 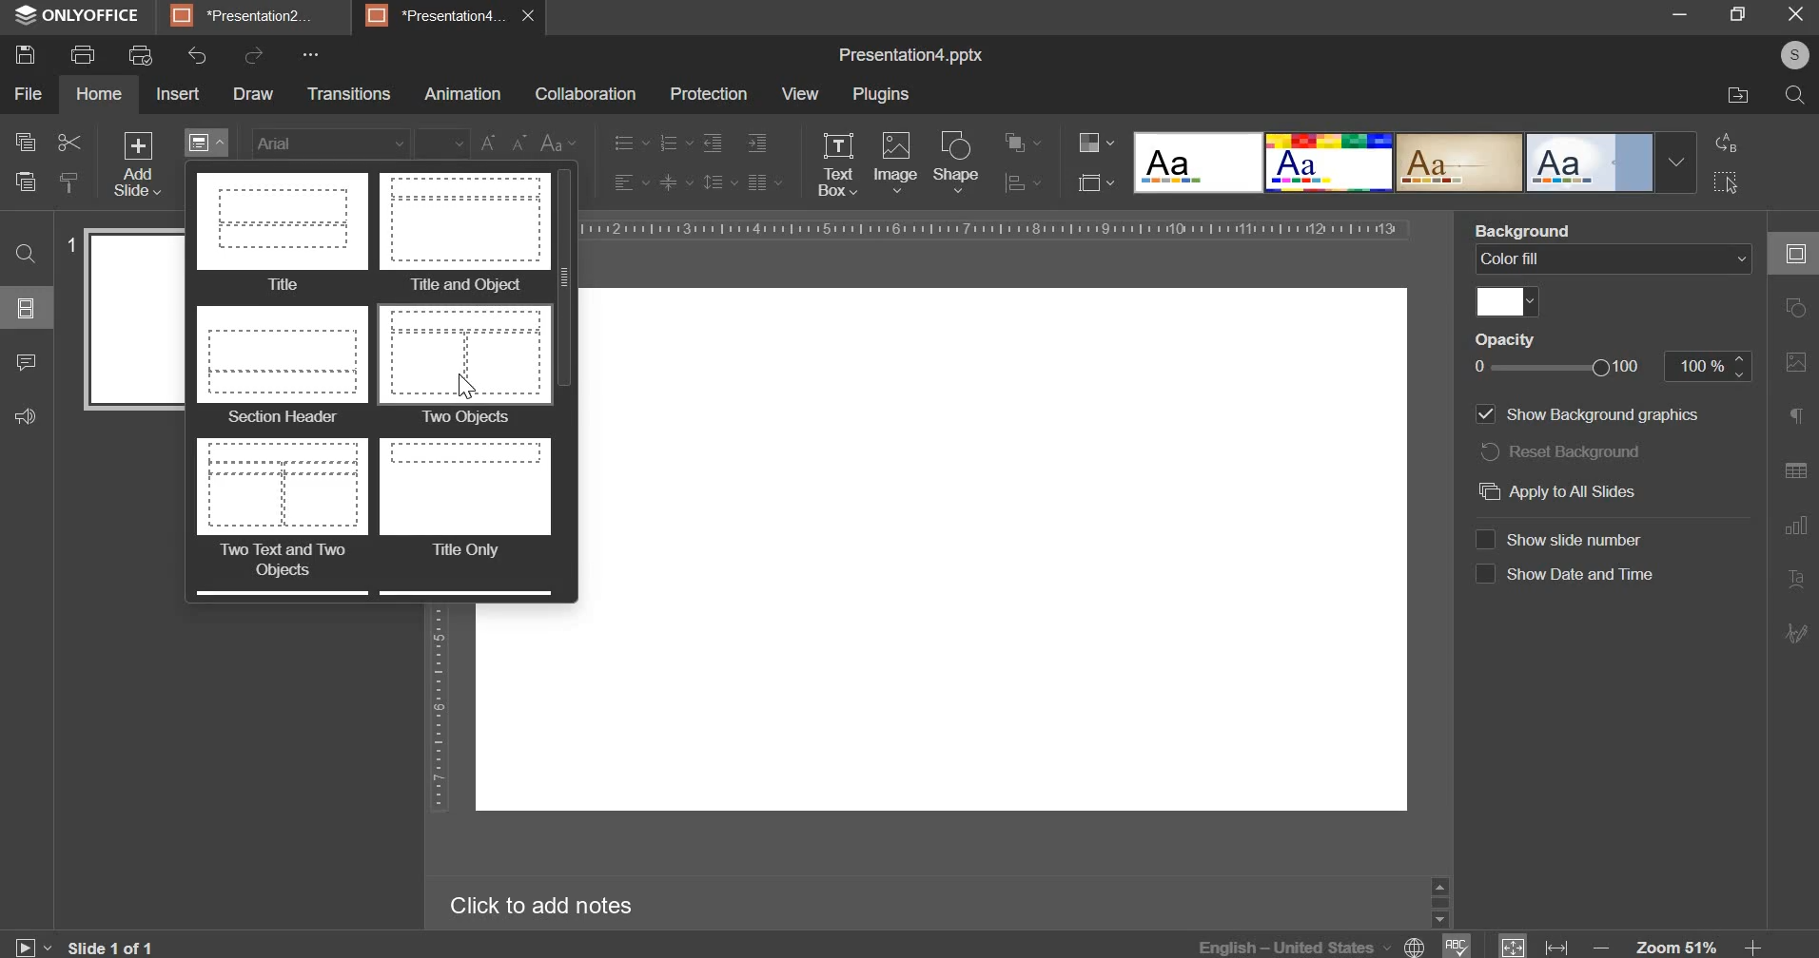 What do you see at coordinates (1792, 362) in the screenshot?
I see `image setting` at bounding box center [1792, 362].